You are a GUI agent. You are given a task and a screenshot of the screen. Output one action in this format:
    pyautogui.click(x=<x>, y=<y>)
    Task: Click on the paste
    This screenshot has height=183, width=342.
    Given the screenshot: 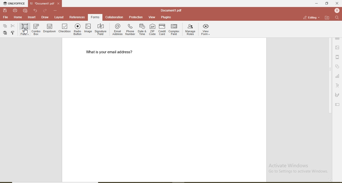 What is the action you would take?
    pyautogui.click(x=5, y=33)
    